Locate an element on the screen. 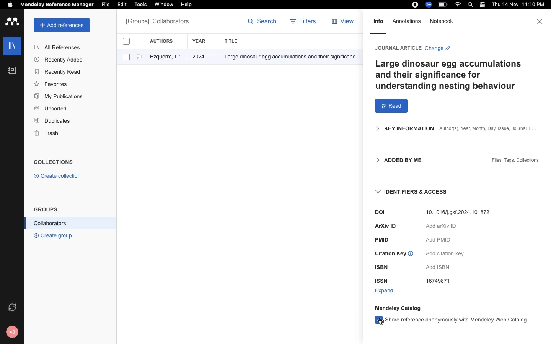 Image resolution: width=551 pixels, height=344 pixels. © Create collection is located at coordinates (58, 177).